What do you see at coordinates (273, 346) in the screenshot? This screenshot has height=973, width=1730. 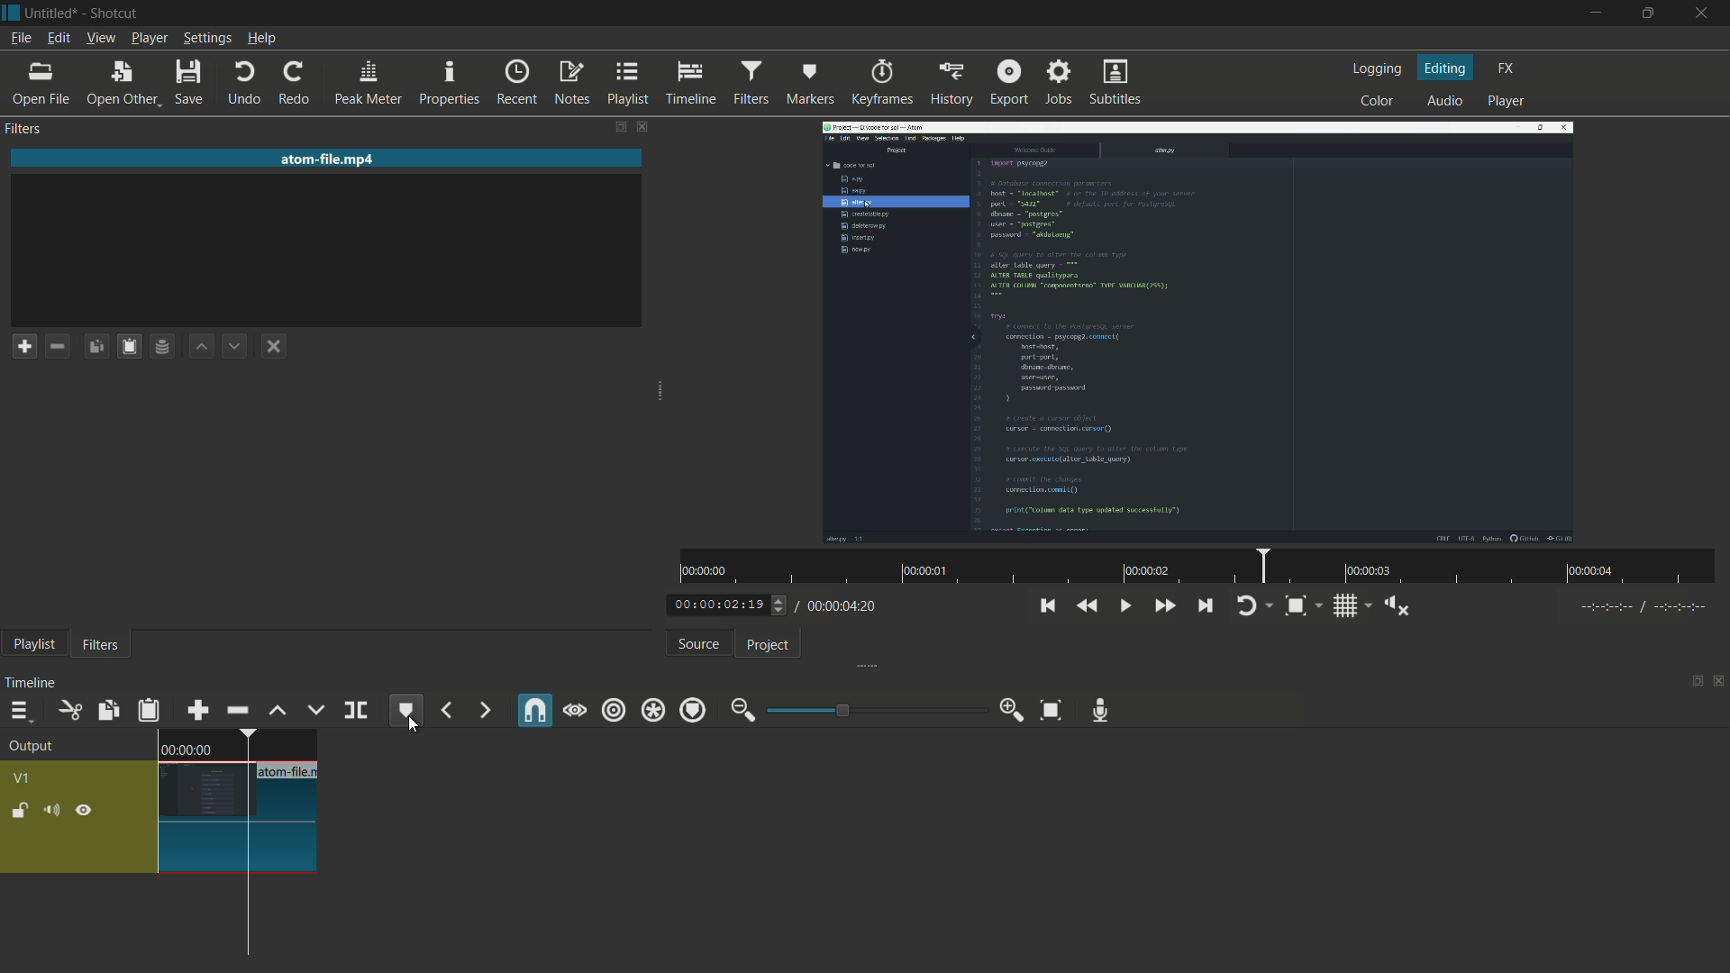 I see `deselect the filter` at bounding box center [273, 346].